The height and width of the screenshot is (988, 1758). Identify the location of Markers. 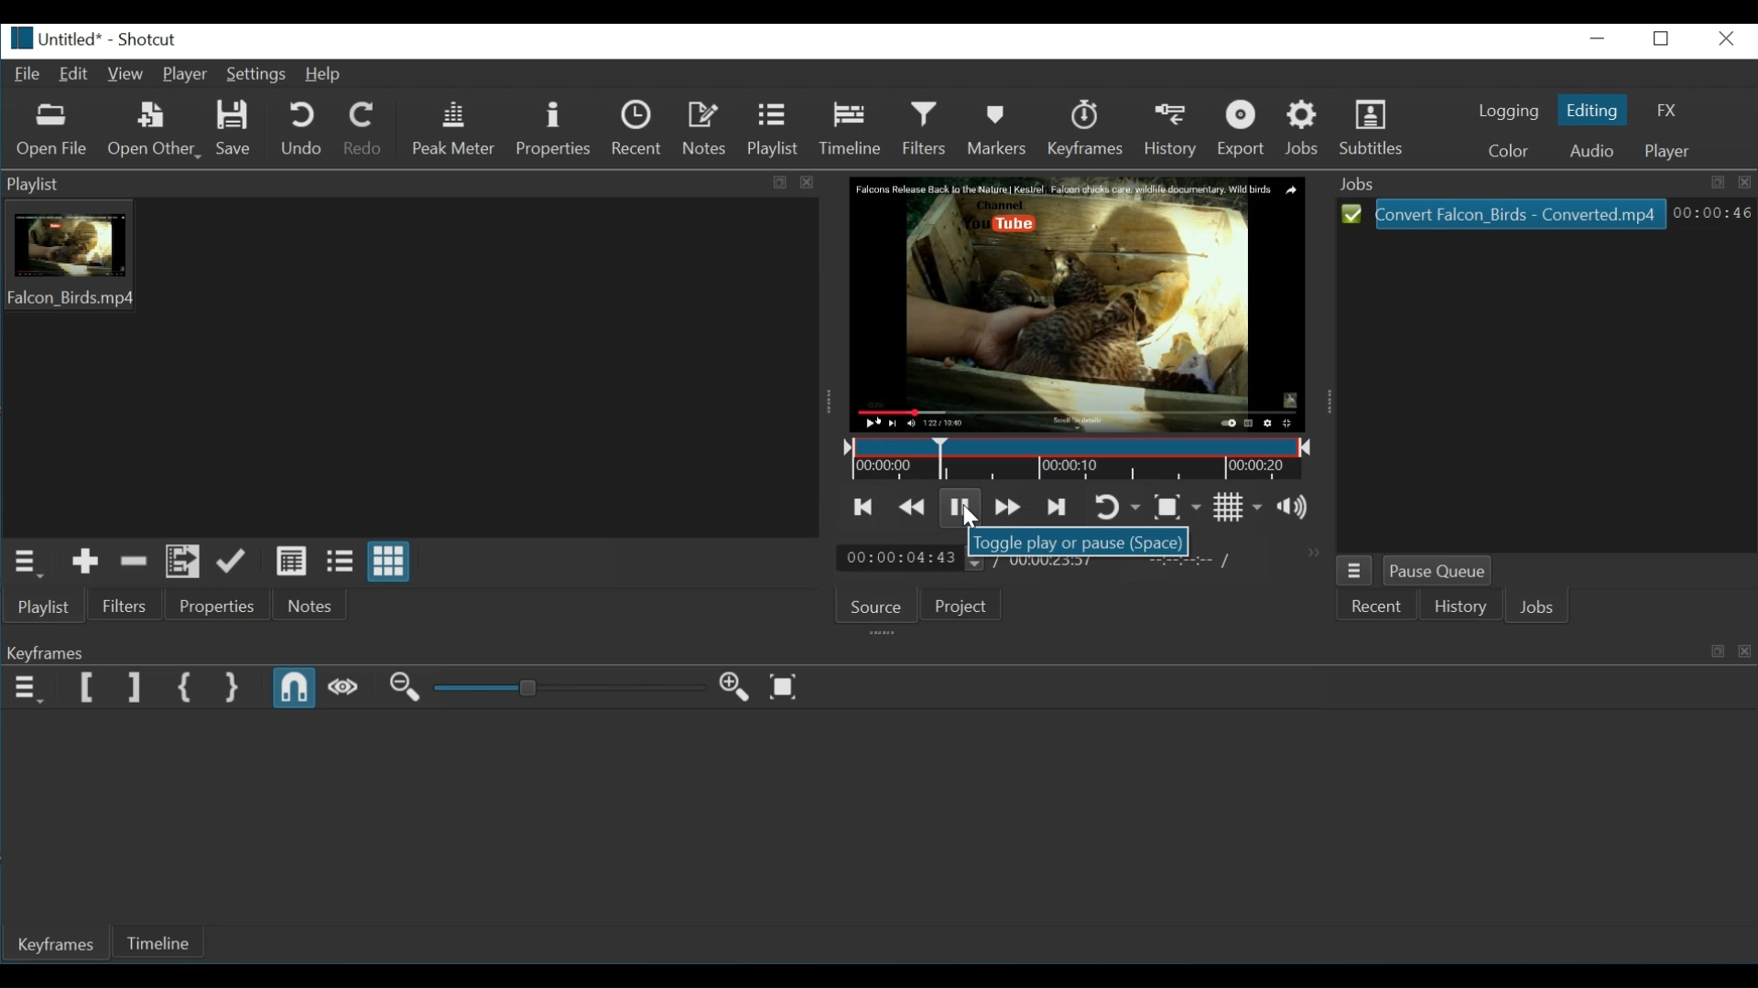
(997, 131).